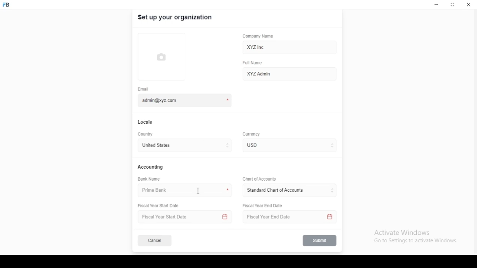  I want to click on logo tumbnail, so click(166, 58).